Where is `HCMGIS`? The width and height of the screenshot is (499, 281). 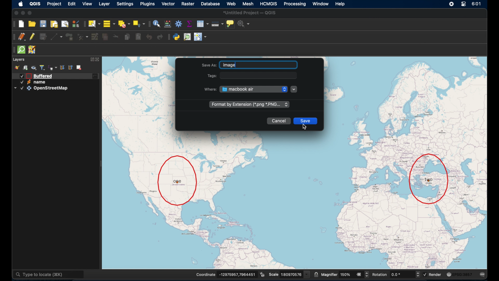 HCMGIS is located at coordinates (269, 4).